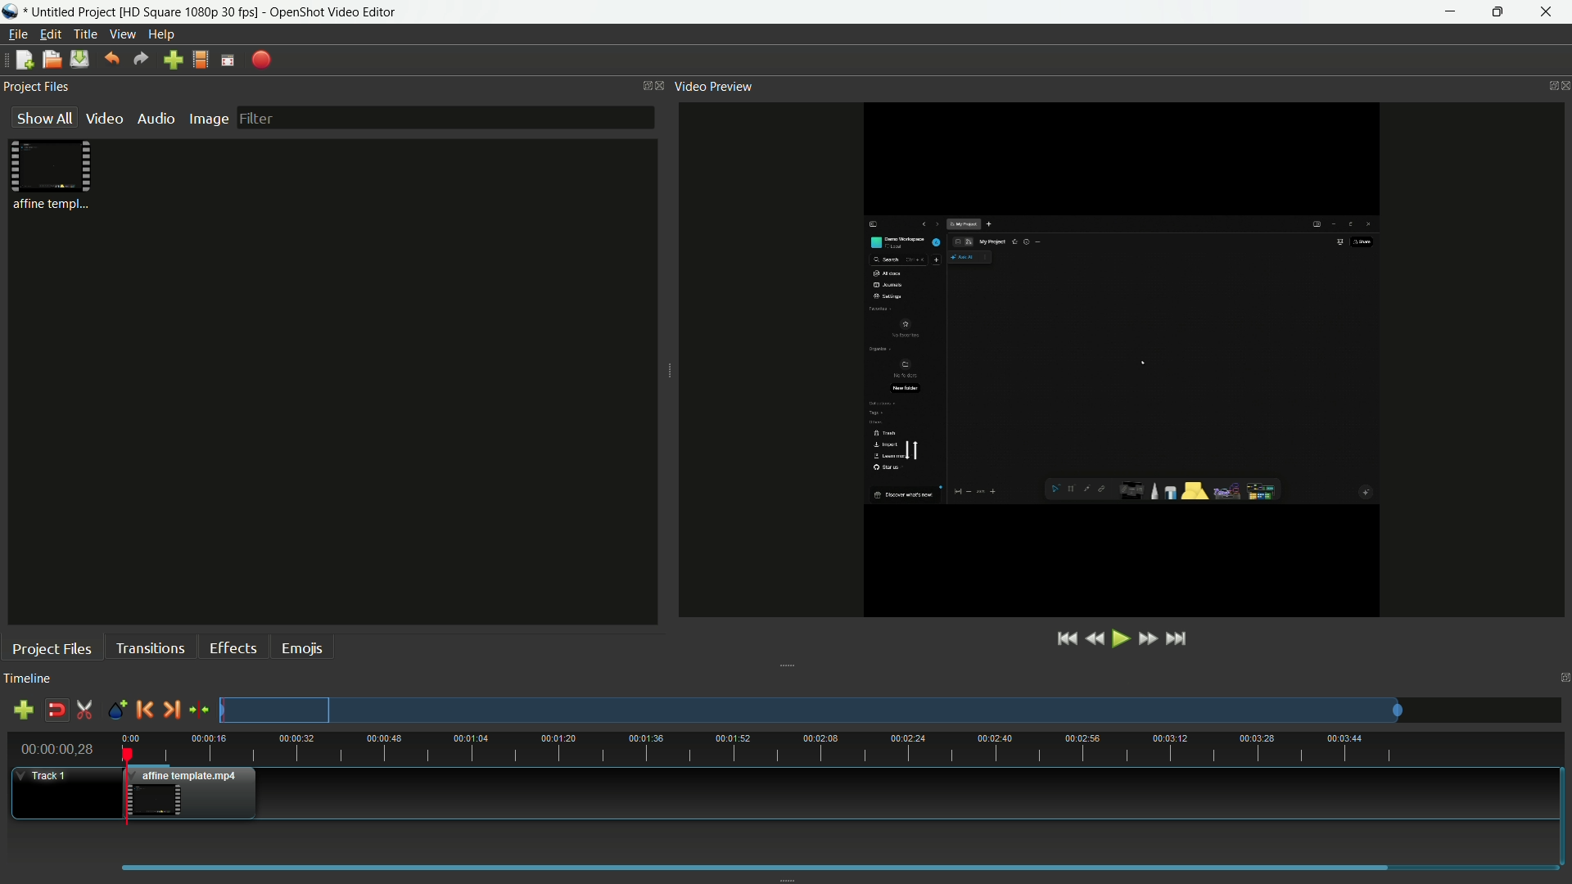  I want to click on app icon, so click(12, 13).